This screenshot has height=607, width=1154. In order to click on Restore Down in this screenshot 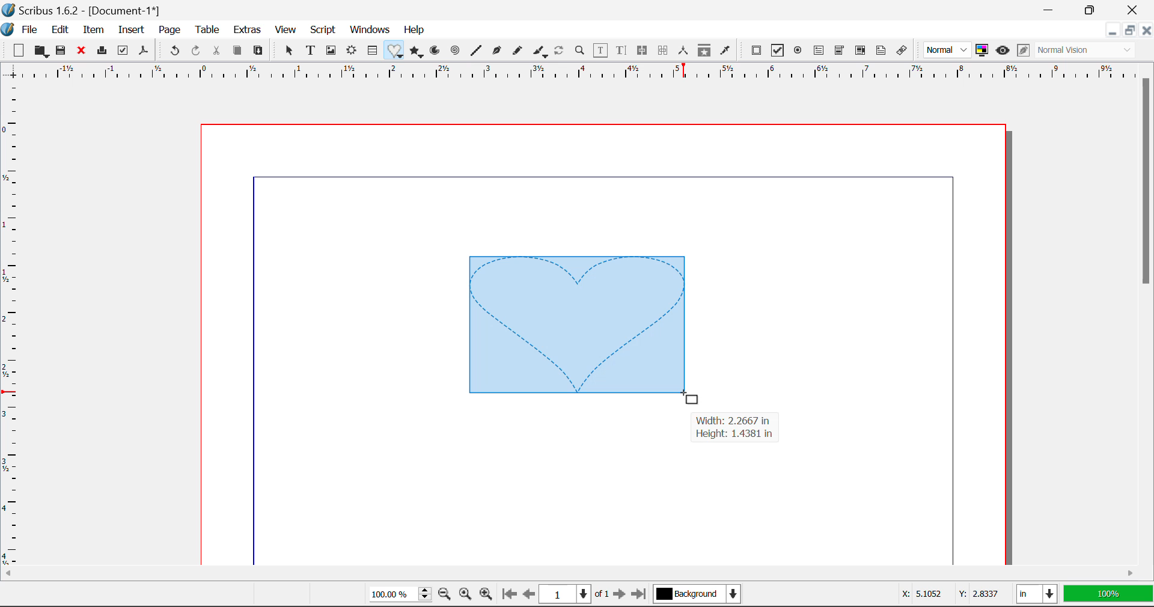, I will do `click(1052, 9)`.